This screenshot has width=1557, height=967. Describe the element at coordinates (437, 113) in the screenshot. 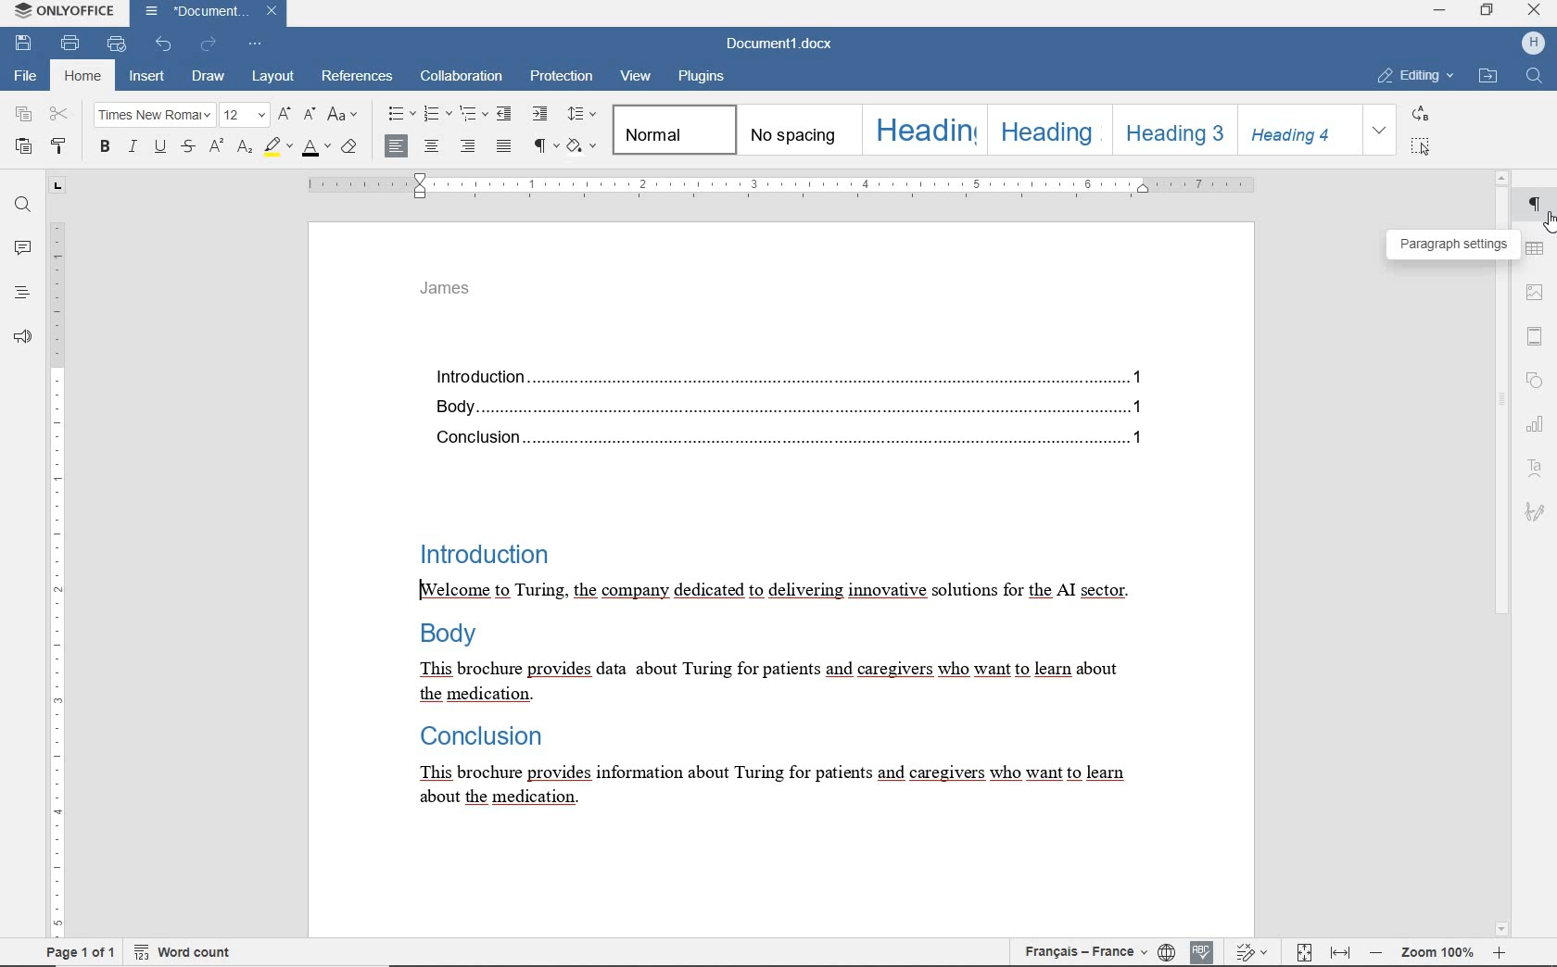

I see `numbering` at that location.